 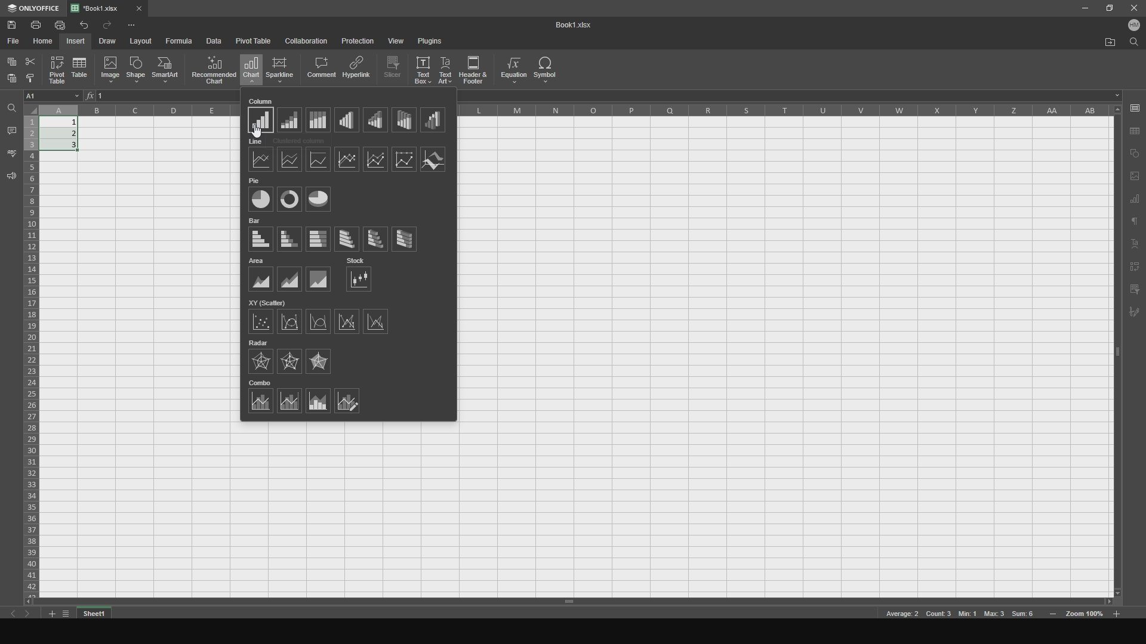 I want to click on onlyoffice, so click(x=33, y=9).